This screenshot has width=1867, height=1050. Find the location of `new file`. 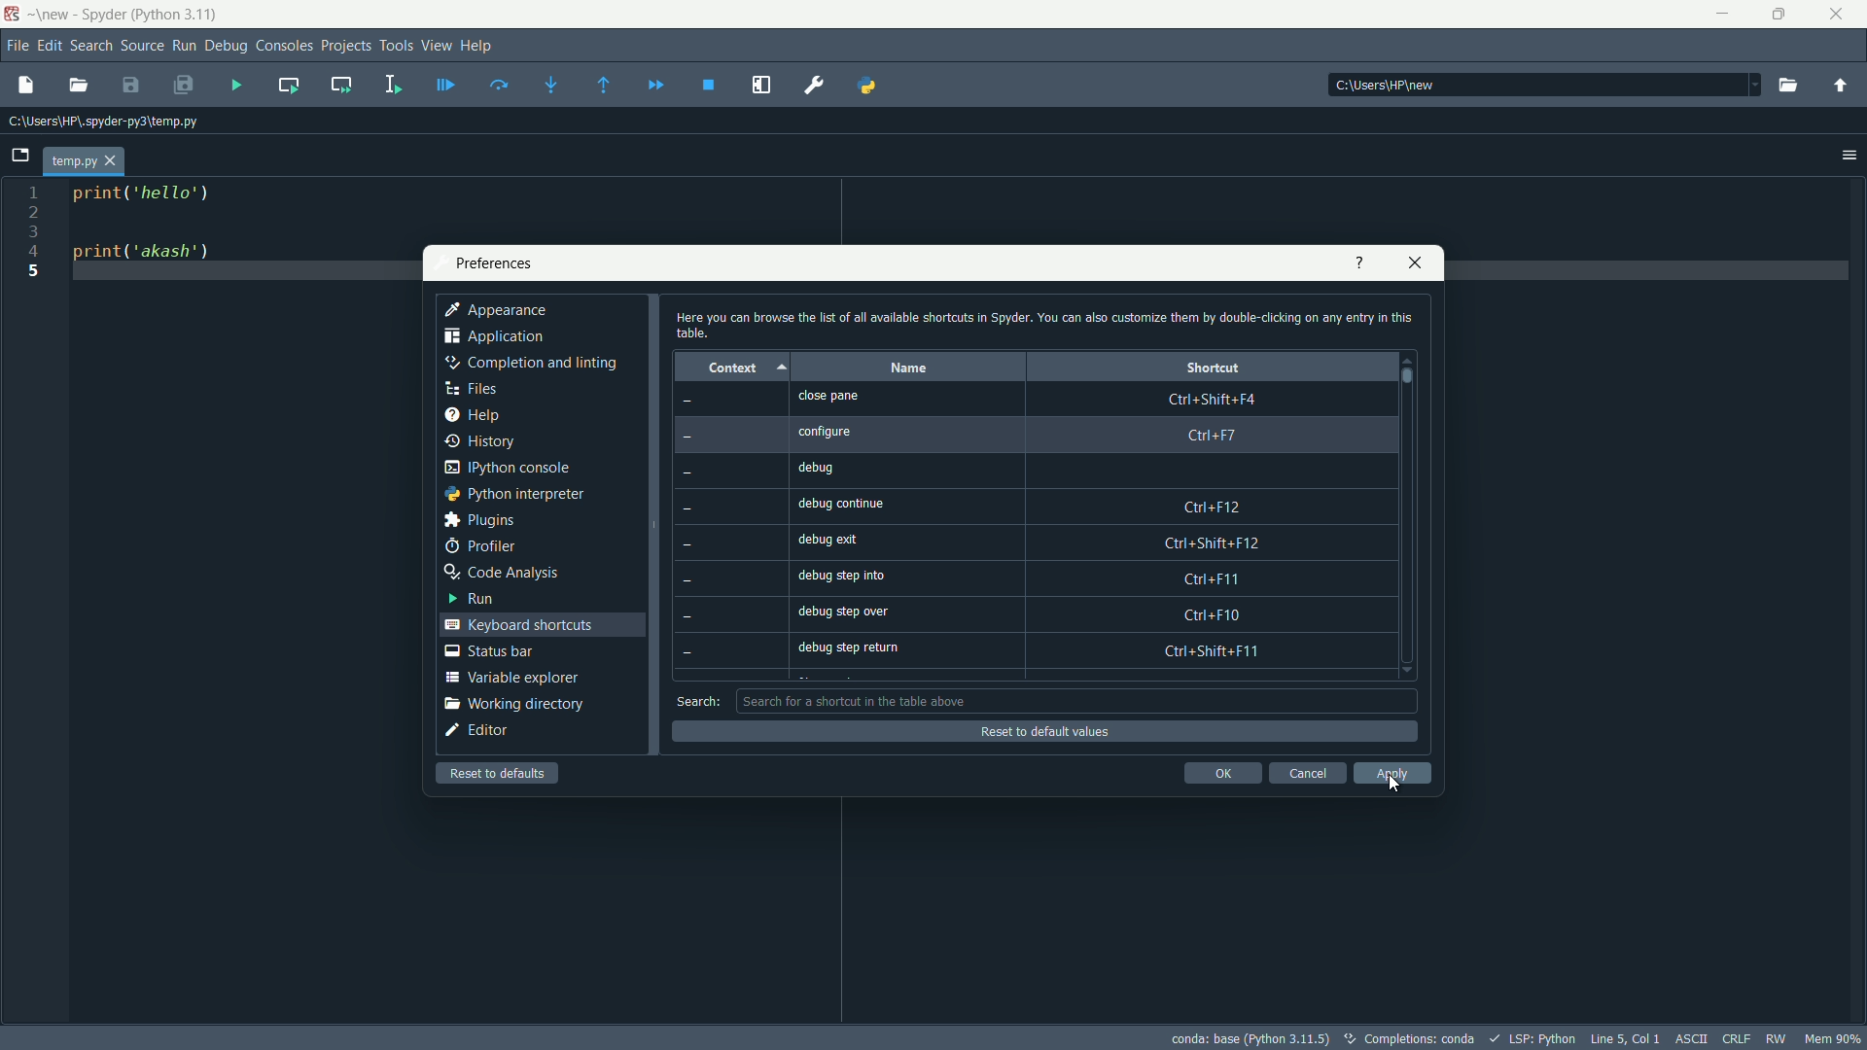

new file is located at coordinates (25, 87).